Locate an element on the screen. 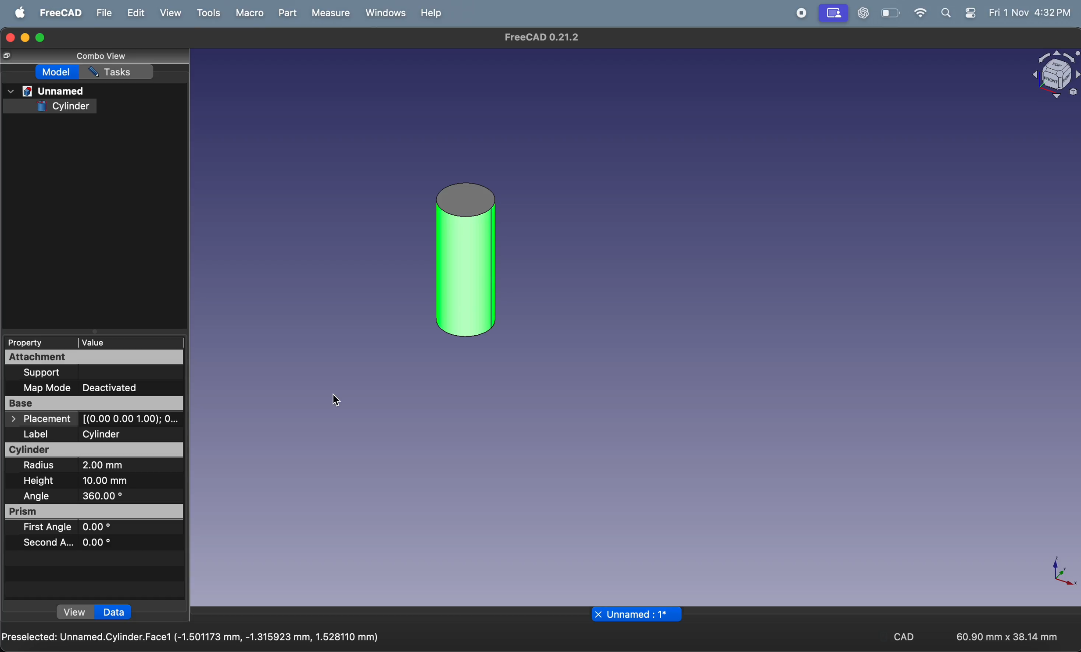 Image resolution: width=1081 pixels, height=652 pixels. cylinder is located at coordinates (96, 450).